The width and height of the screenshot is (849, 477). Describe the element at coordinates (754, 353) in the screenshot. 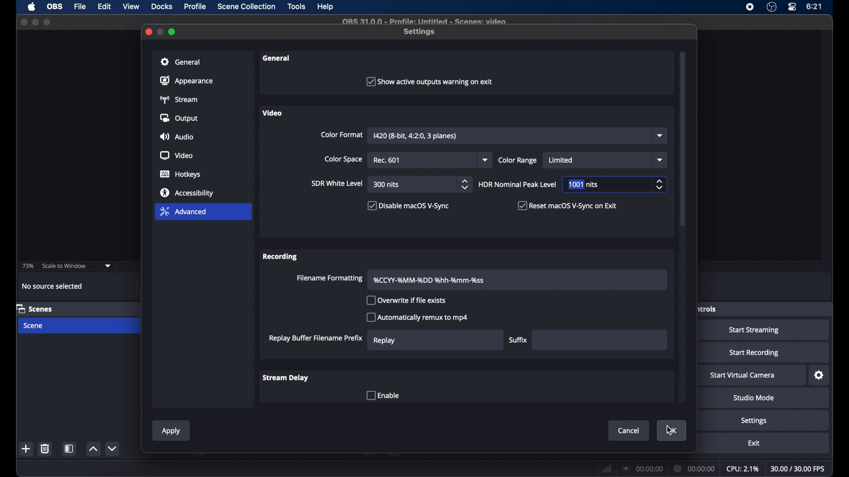

I see `start recording` at that location.